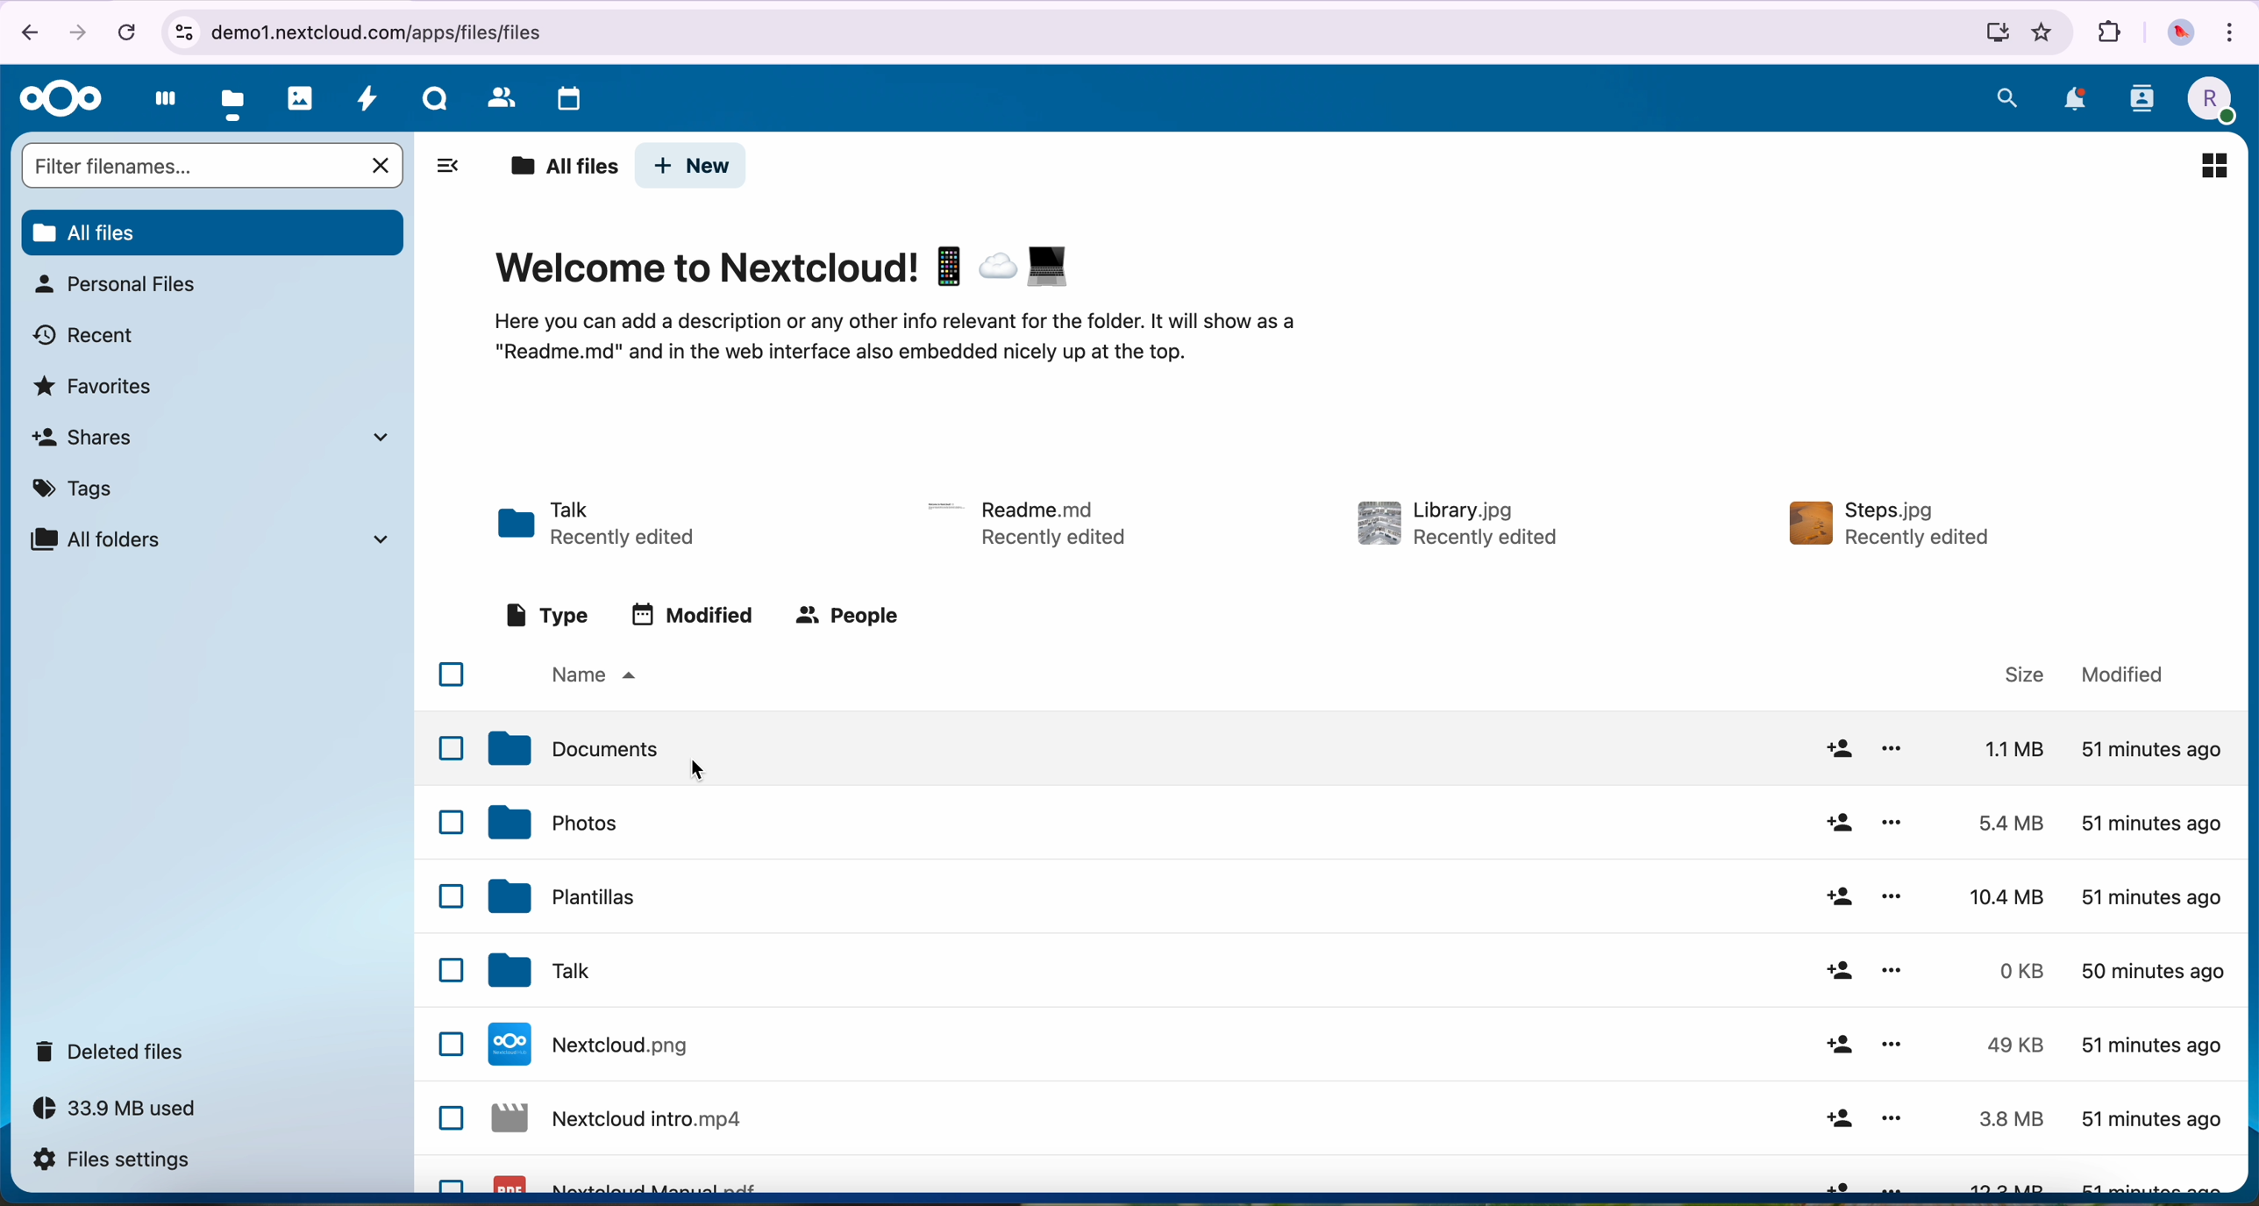  I want to click on deleted files, so click(116, 1052).